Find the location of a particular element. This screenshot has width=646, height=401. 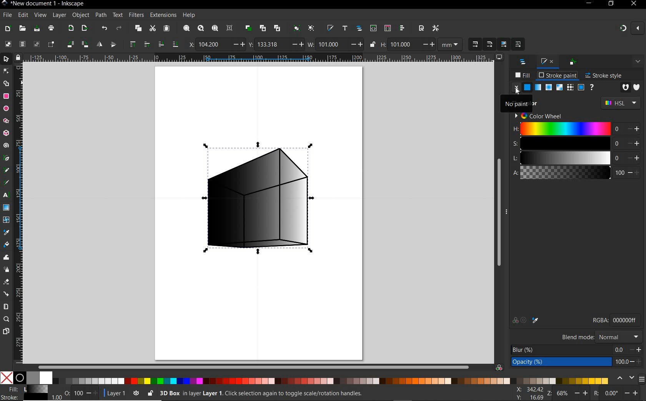

increase/decrease is located at coordinates (297, 45).